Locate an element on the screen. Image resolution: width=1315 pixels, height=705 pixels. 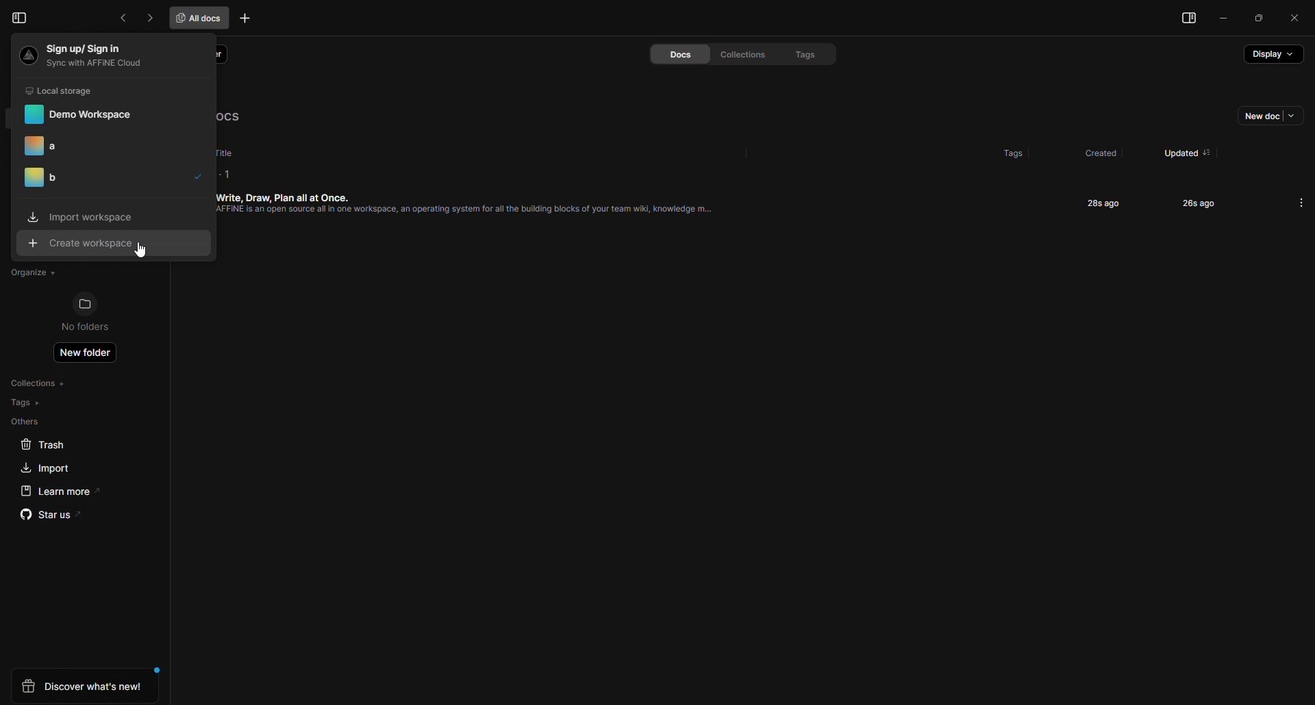
tags is located at coordinates (26, 402).